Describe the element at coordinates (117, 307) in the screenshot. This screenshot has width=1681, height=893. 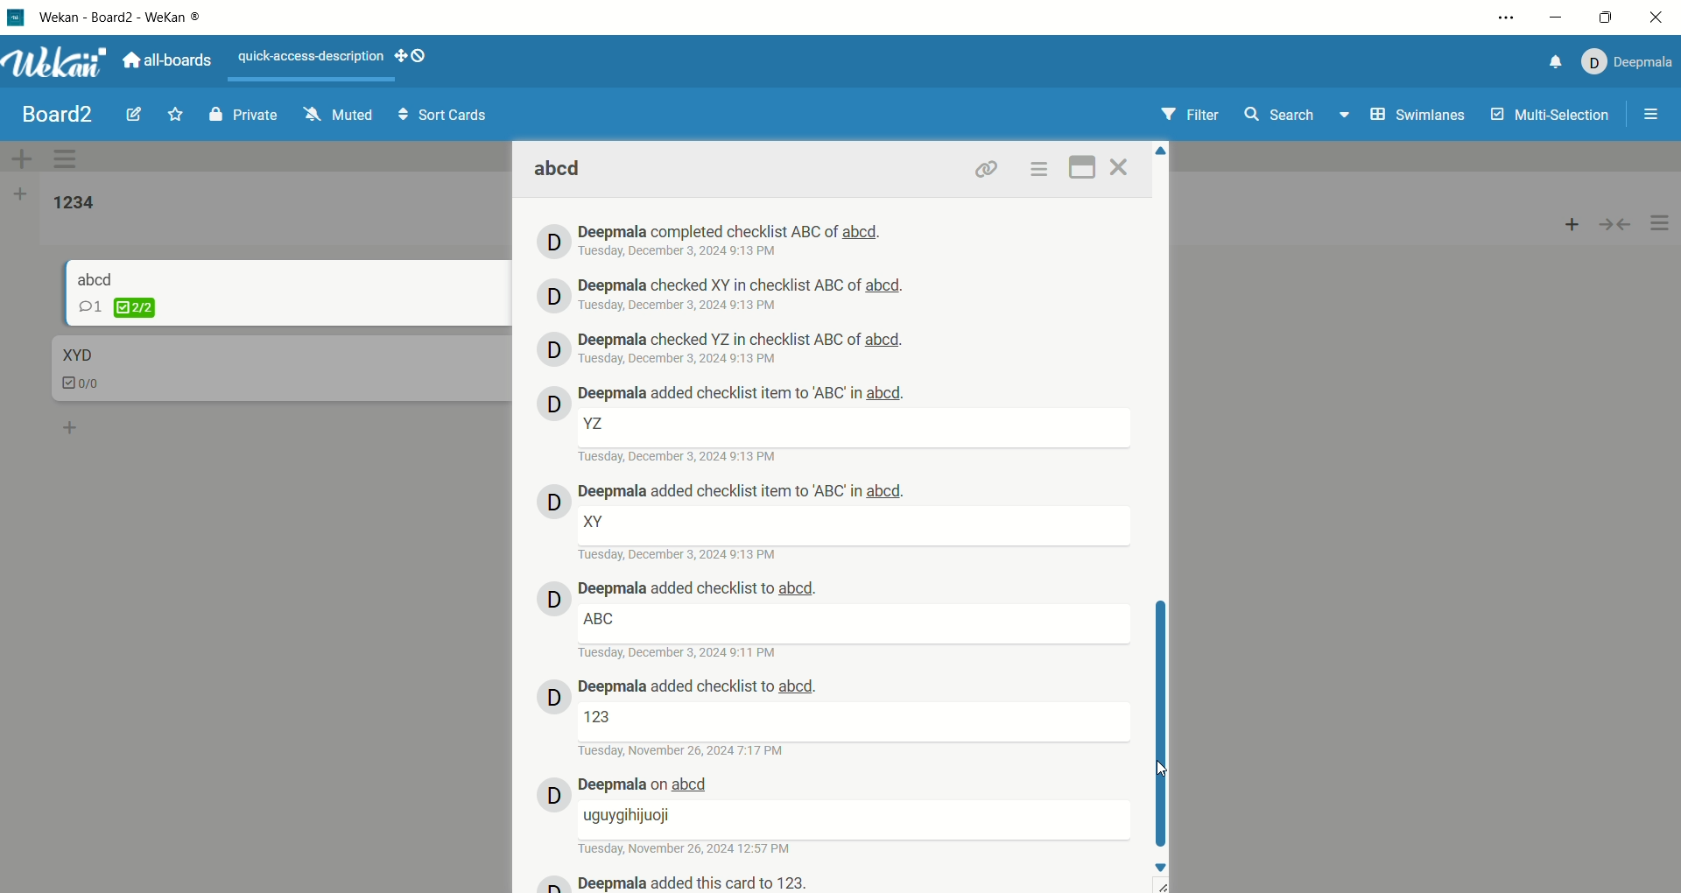
I see `checklist` at that location.